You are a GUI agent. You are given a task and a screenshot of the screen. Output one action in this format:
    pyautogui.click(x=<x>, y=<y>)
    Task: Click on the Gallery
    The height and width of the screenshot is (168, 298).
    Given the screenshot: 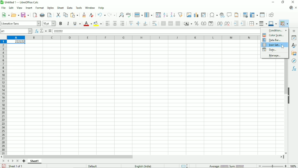 What is the action you would take?
    pyautogui.click(x=294, y=53)
    